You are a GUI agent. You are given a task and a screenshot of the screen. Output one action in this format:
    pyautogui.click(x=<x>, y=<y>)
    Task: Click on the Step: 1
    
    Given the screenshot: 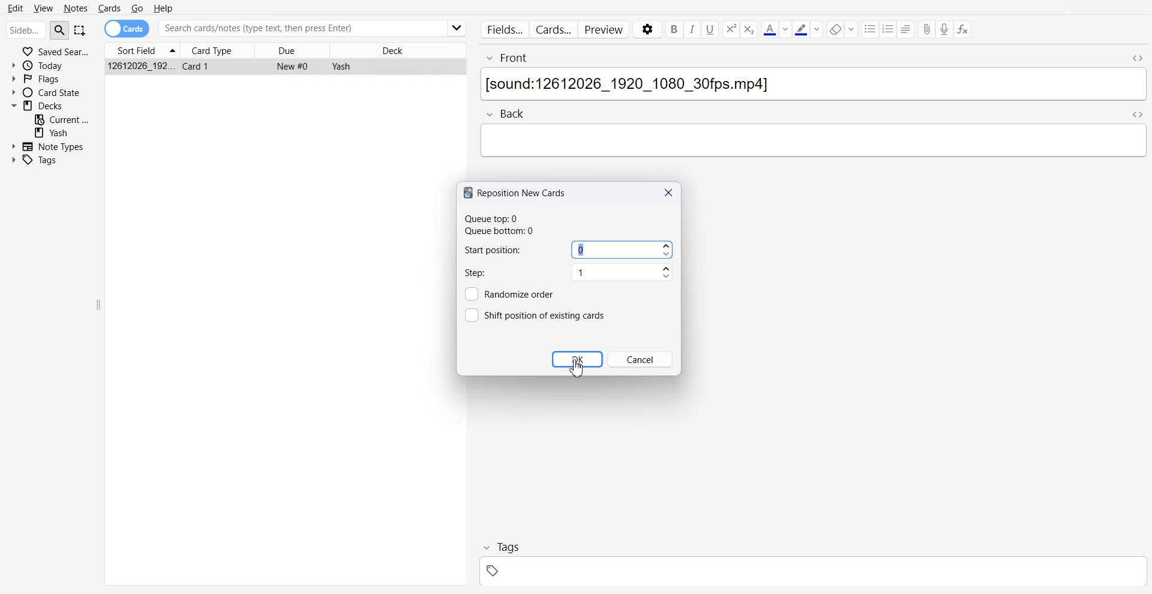 What is the action you would take?
    pyautogui.click(x=506, y=272)
    